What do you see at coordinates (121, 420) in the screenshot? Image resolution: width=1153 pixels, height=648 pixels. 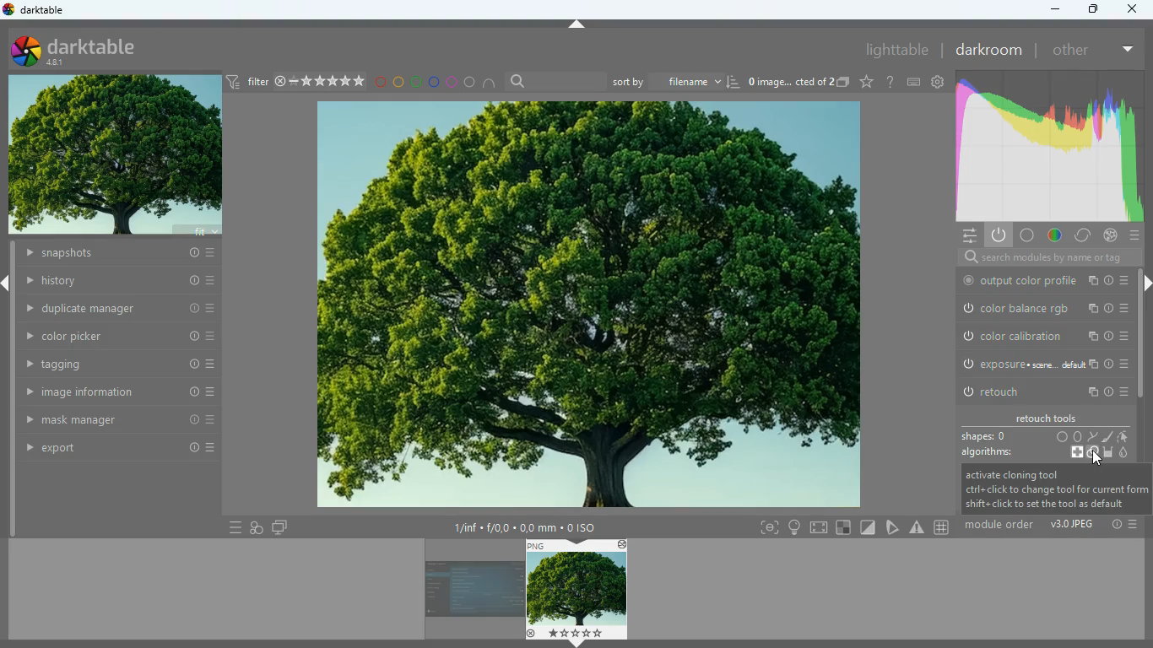 I see `mask manager` at bounding box center [121, 420].